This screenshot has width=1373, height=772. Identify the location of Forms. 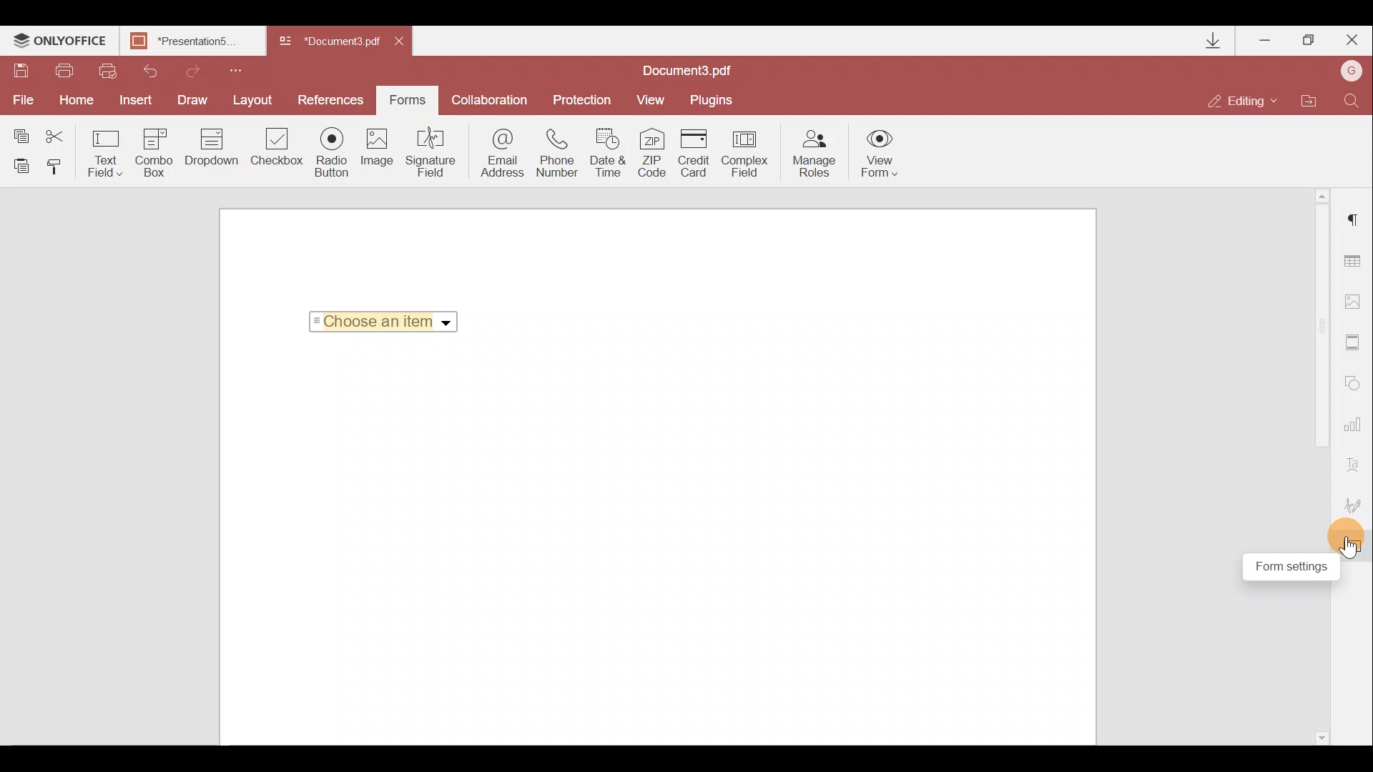
(406, 95).